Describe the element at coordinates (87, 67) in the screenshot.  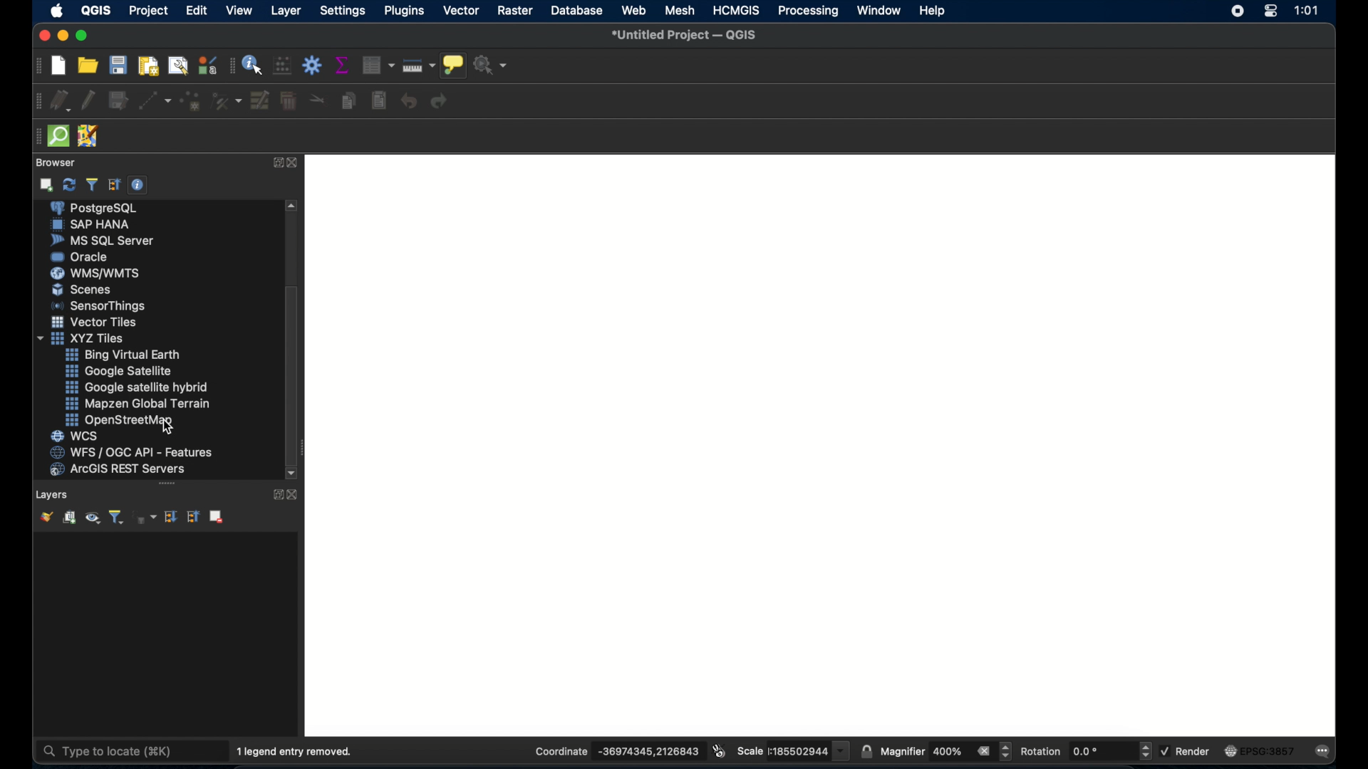
I see `open project` at that location.